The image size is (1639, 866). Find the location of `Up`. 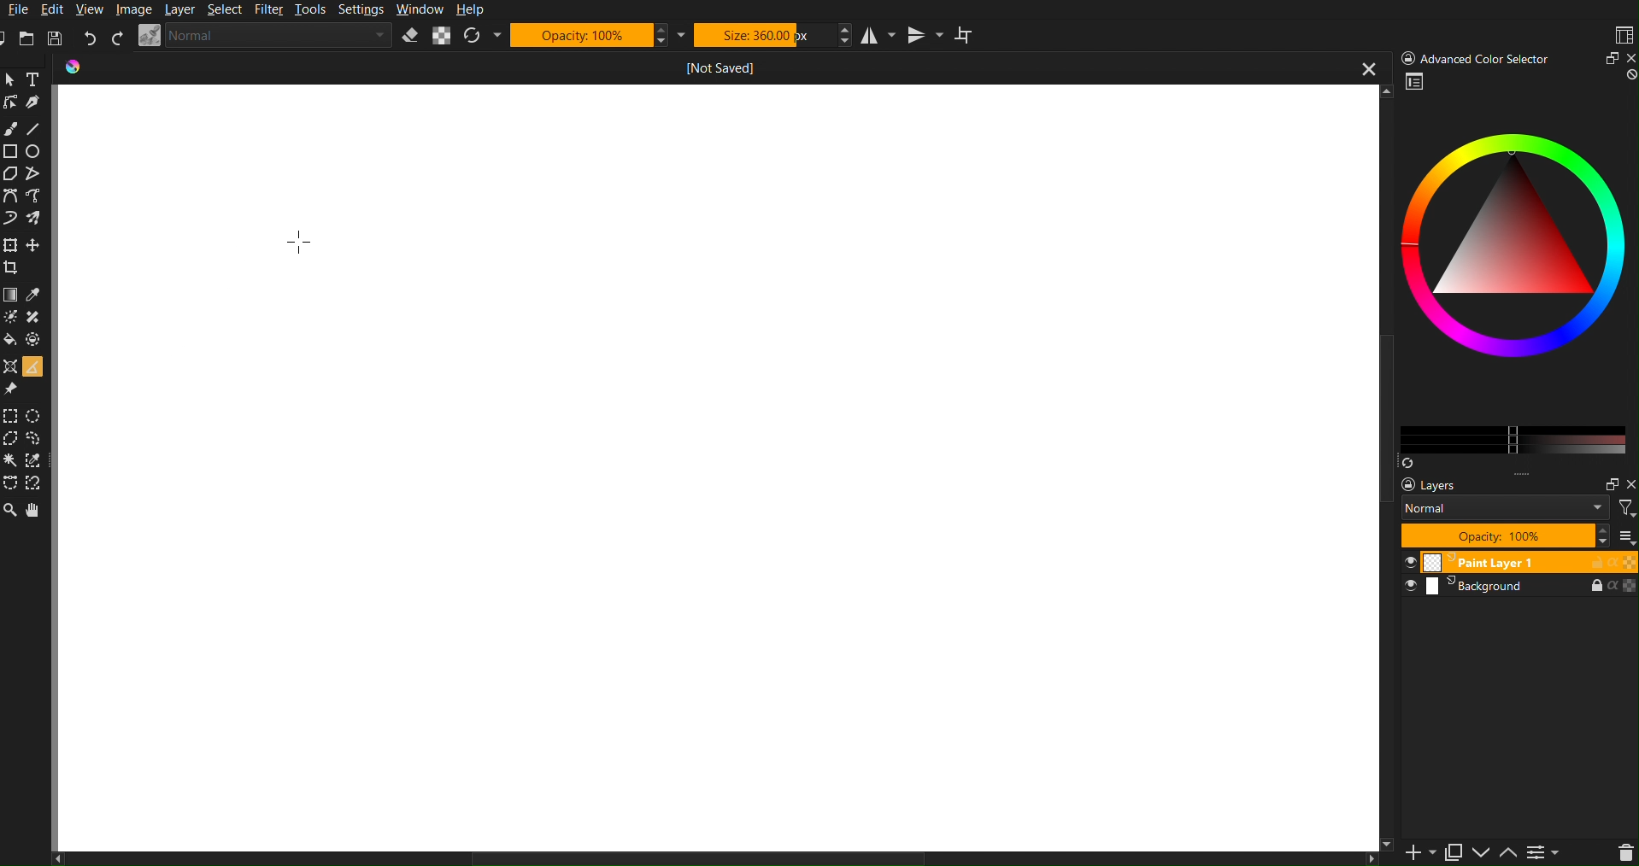

Up is located at coordinates (1513, 851).